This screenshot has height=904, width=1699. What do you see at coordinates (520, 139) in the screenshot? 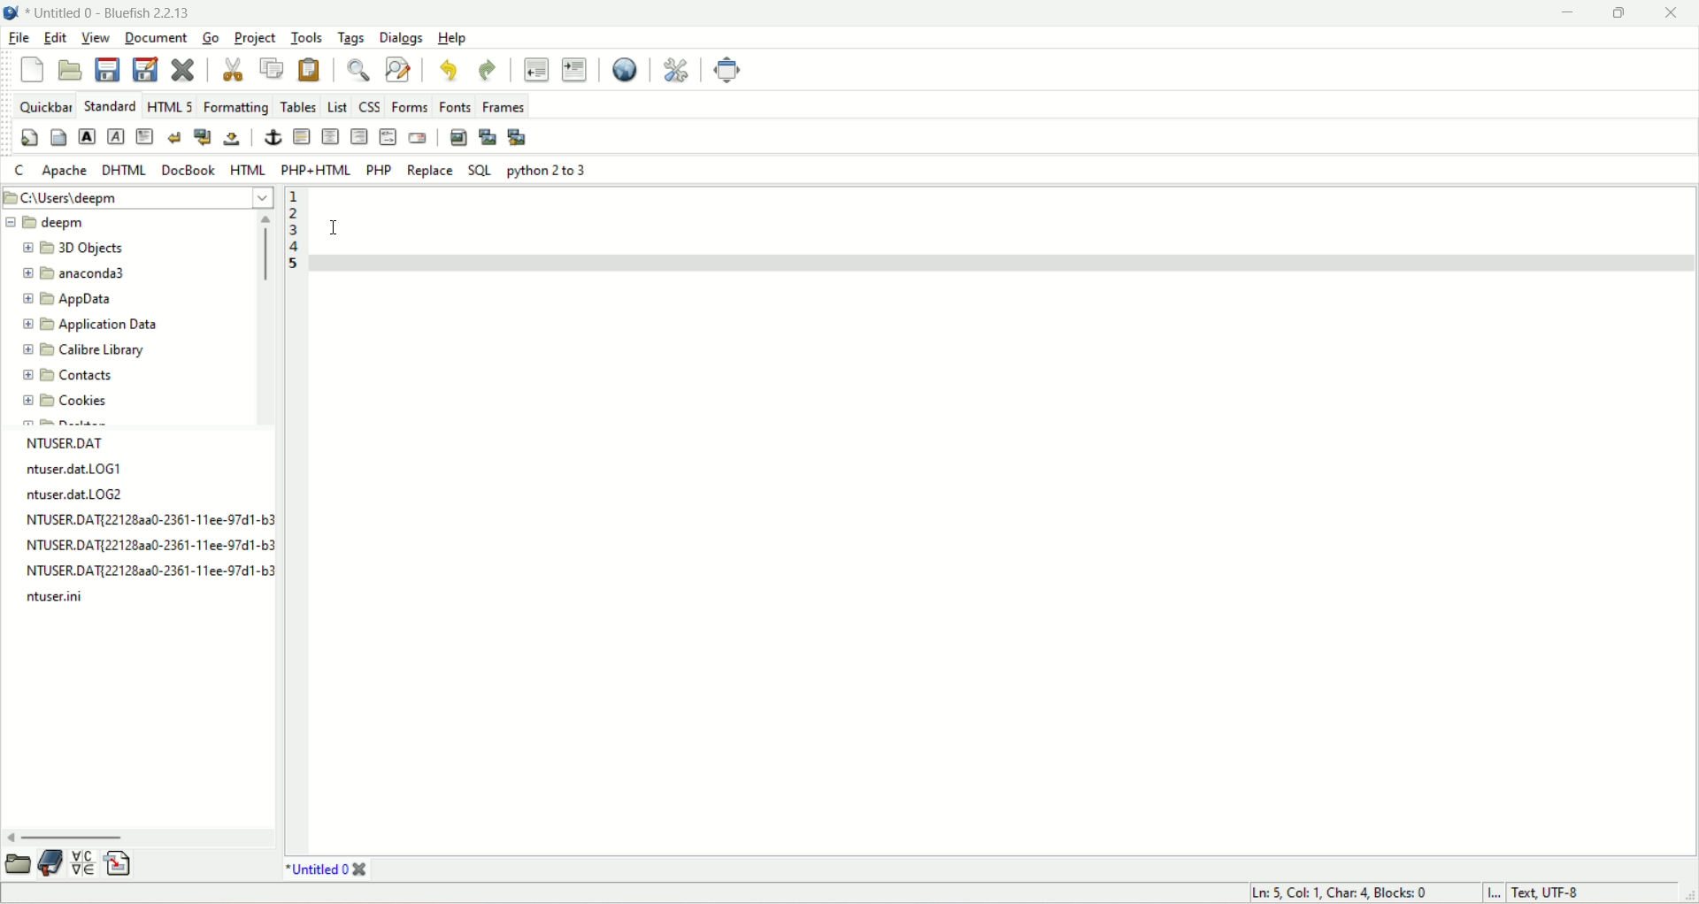
I see `MULTI-THUMBNAIL` at bounding box center [520, 139].